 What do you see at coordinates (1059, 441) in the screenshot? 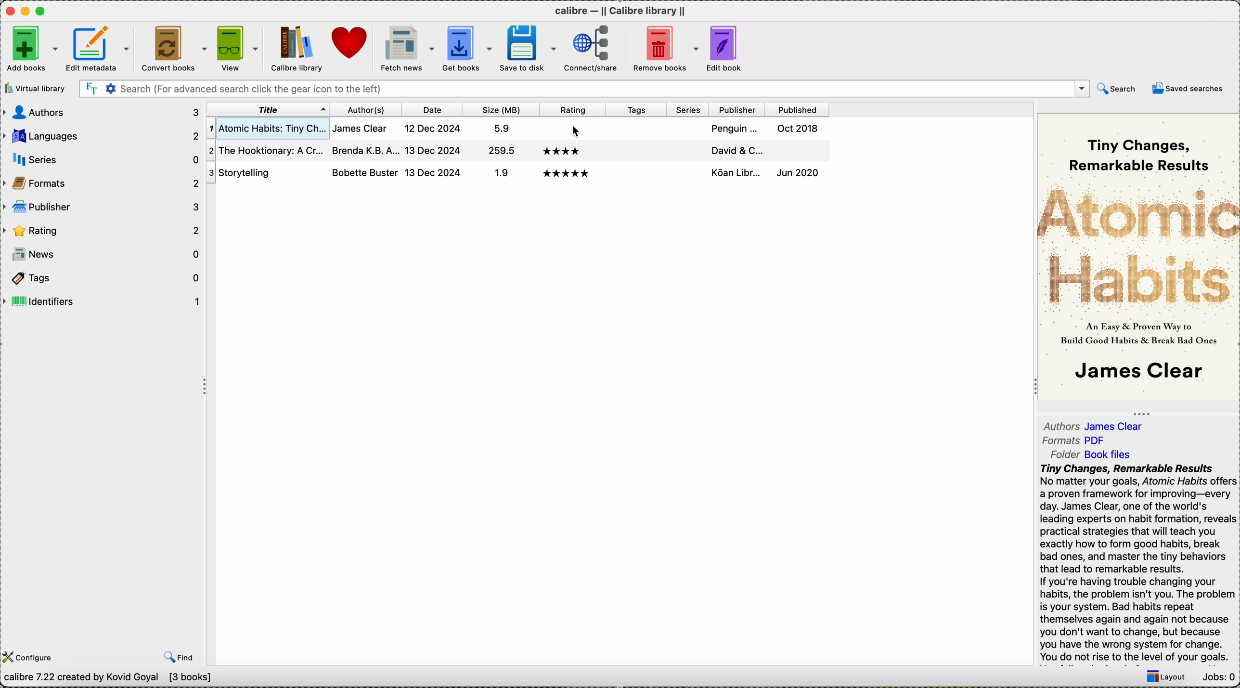
I see `formats PDF` at bounding box center [1059, 441].